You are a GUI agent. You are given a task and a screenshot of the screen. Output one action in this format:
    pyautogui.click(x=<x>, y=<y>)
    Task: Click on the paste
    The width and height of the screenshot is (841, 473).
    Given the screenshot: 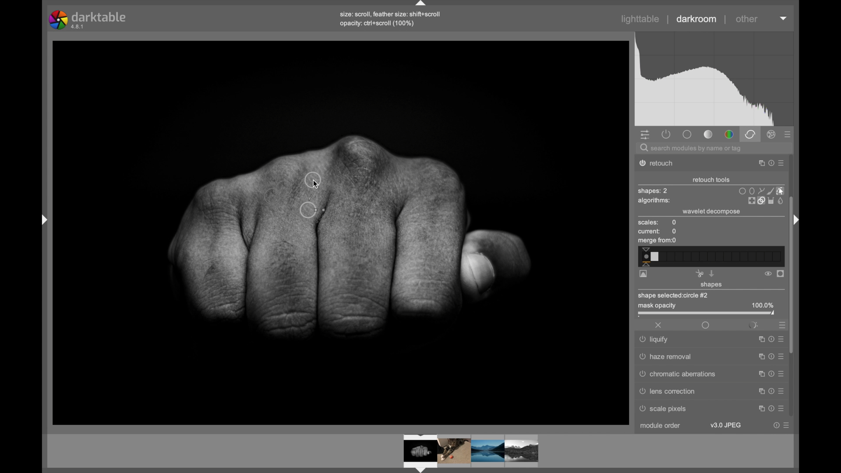 What is the action you would take?
    pyautogui.click(x=712, y=273)
    